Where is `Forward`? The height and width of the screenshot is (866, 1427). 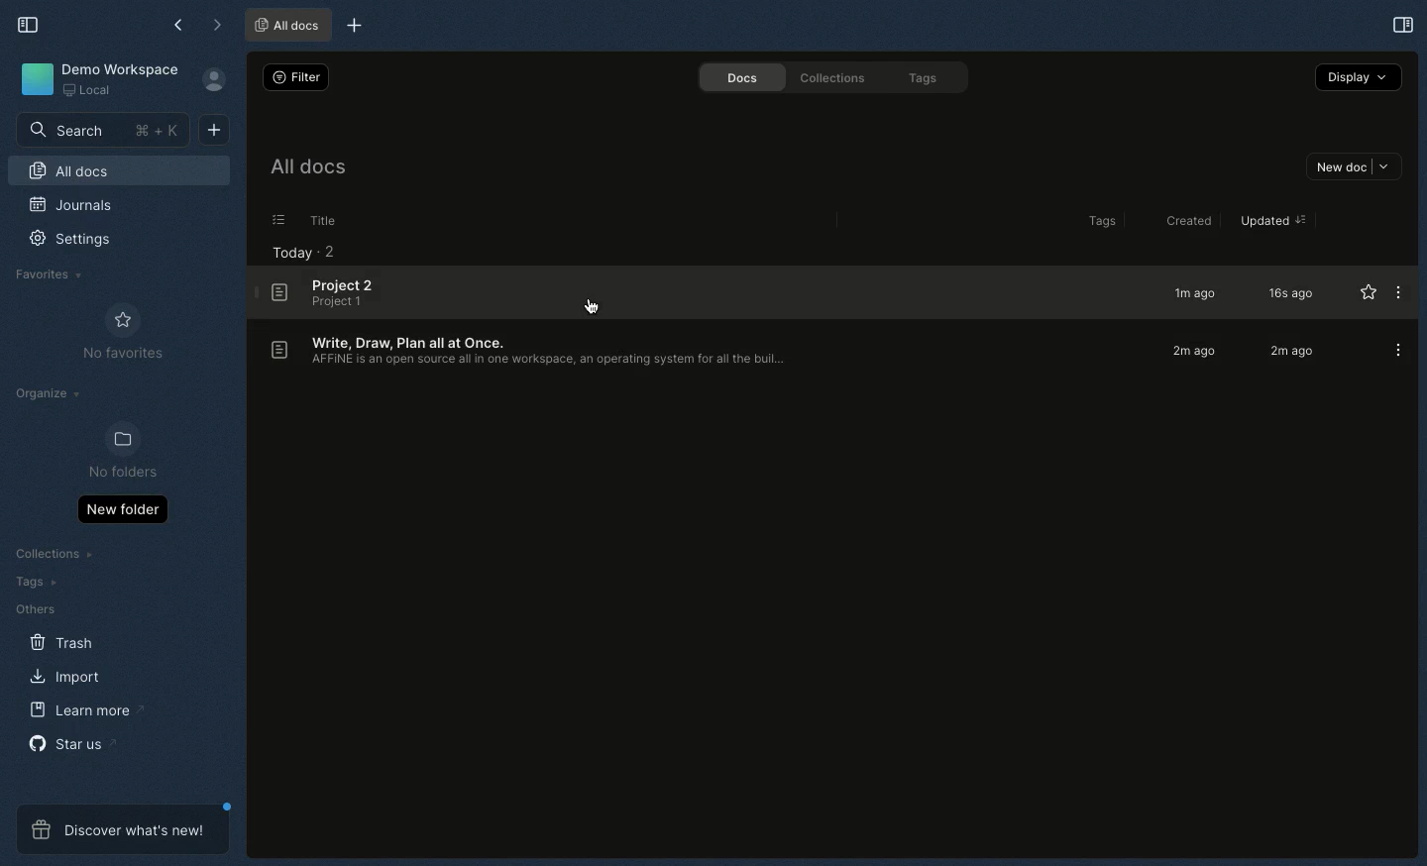 Forward is located at coordinates (213, 26).